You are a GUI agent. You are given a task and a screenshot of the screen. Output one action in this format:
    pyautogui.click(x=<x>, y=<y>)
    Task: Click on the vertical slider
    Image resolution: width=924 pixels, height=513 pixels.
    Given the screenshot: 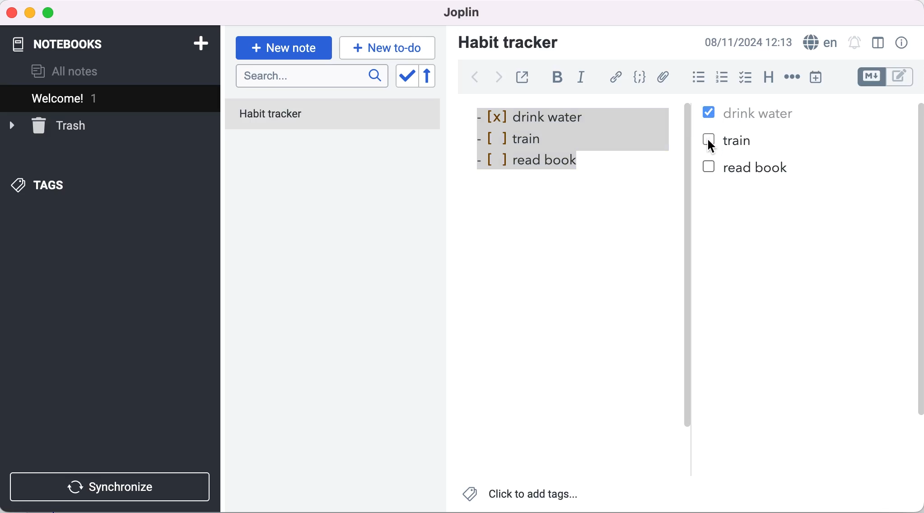 What is the action you would take?
    pyautogui.click(x=688, y=284)
    